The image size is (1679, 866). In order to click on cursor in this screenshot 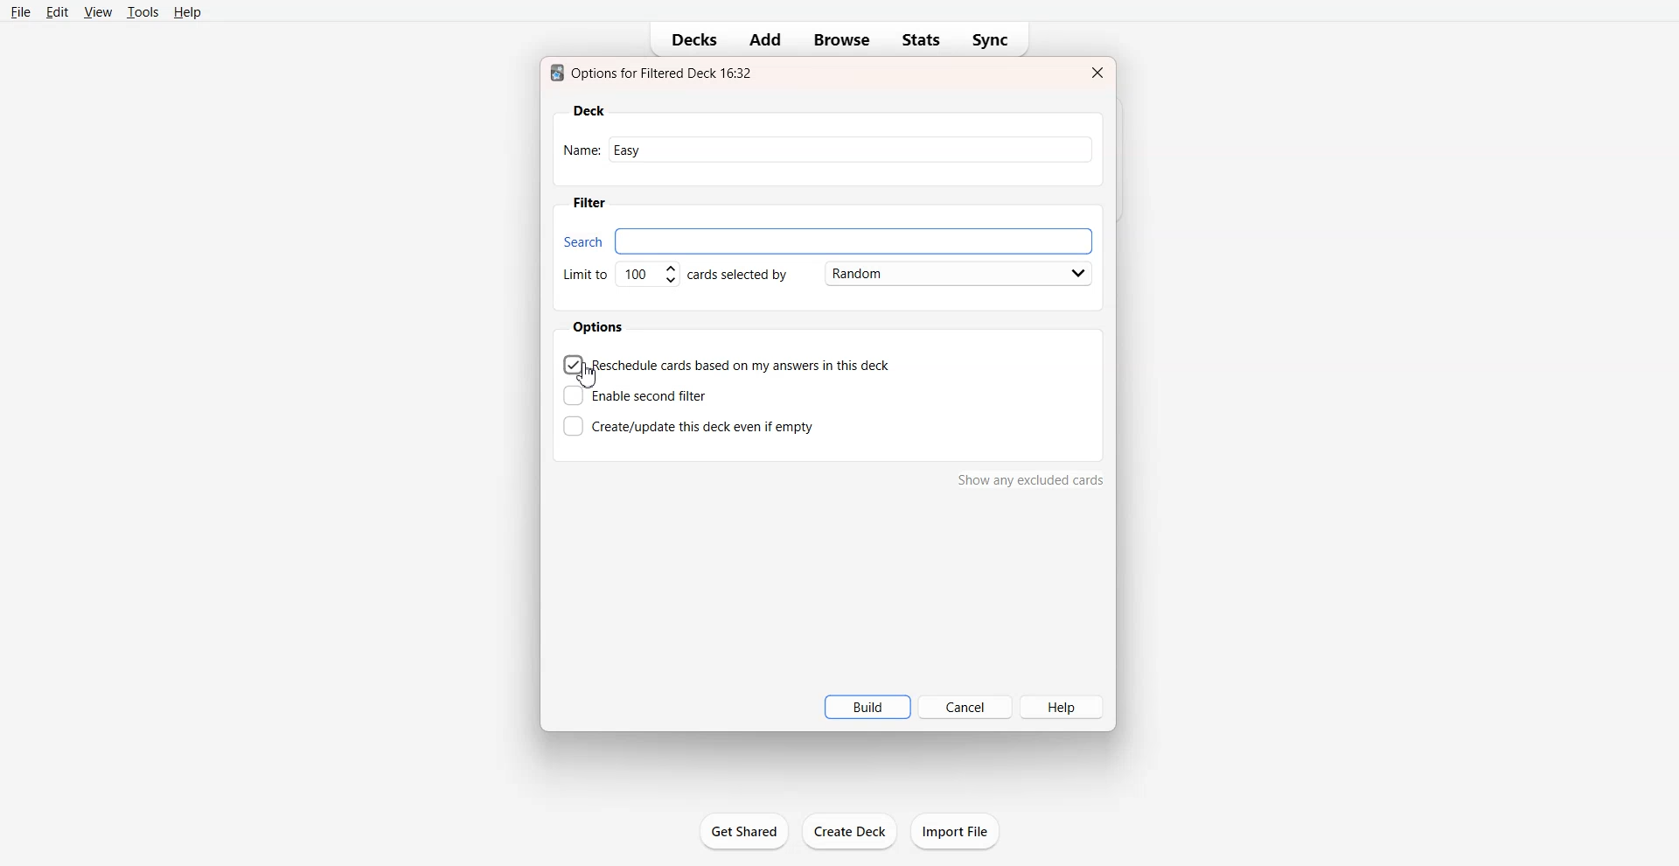, I will do `click(589, 376)`.